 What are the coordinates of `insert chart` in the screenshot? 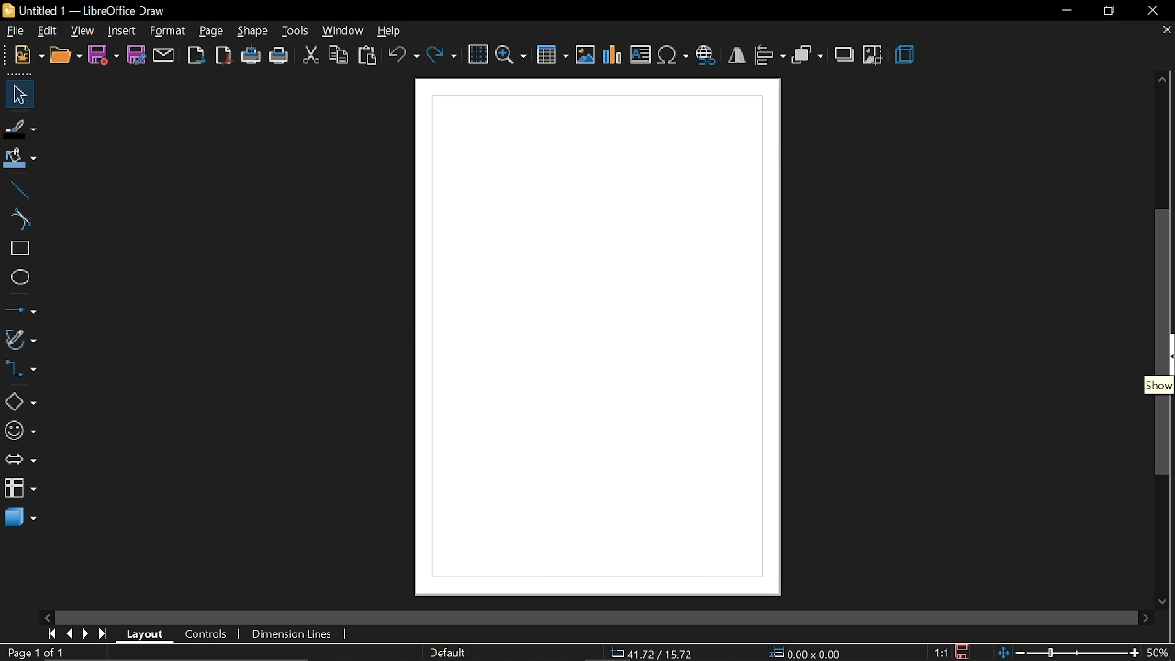 It's located at (613, 55).